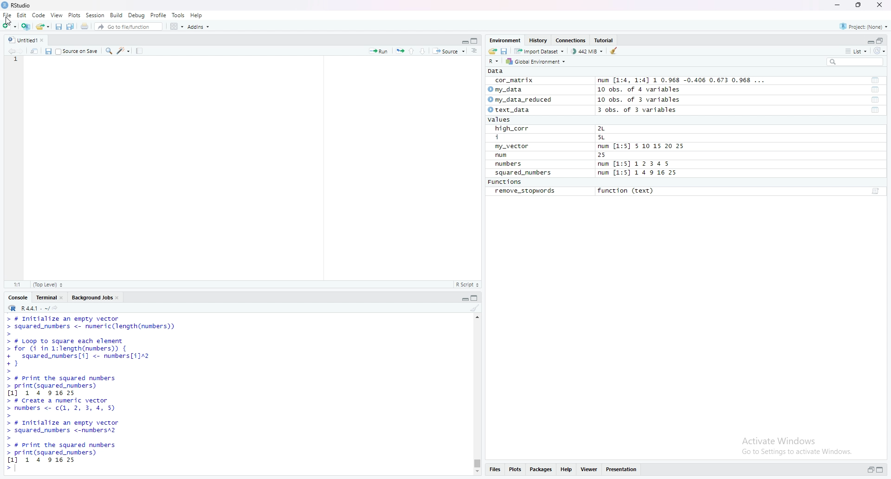 Image resolution: width=891 pixels, height=479 pixels. Describe the element at coordinates (129, 26) in the screenshot. I see `Go to file/function` at that location.